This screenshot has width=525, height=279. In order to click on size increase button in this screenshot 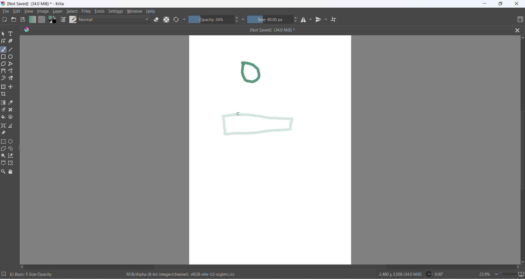, I will do `click(297, 18)`.